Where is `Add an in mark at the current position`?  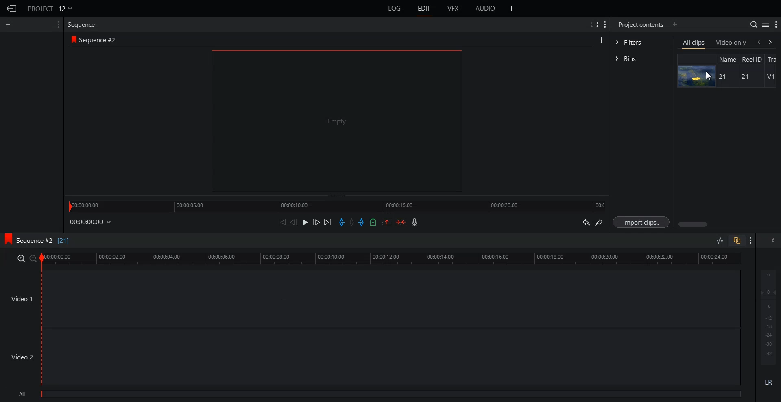
Add an in mark at the current position is located at coordinates (342, 222).